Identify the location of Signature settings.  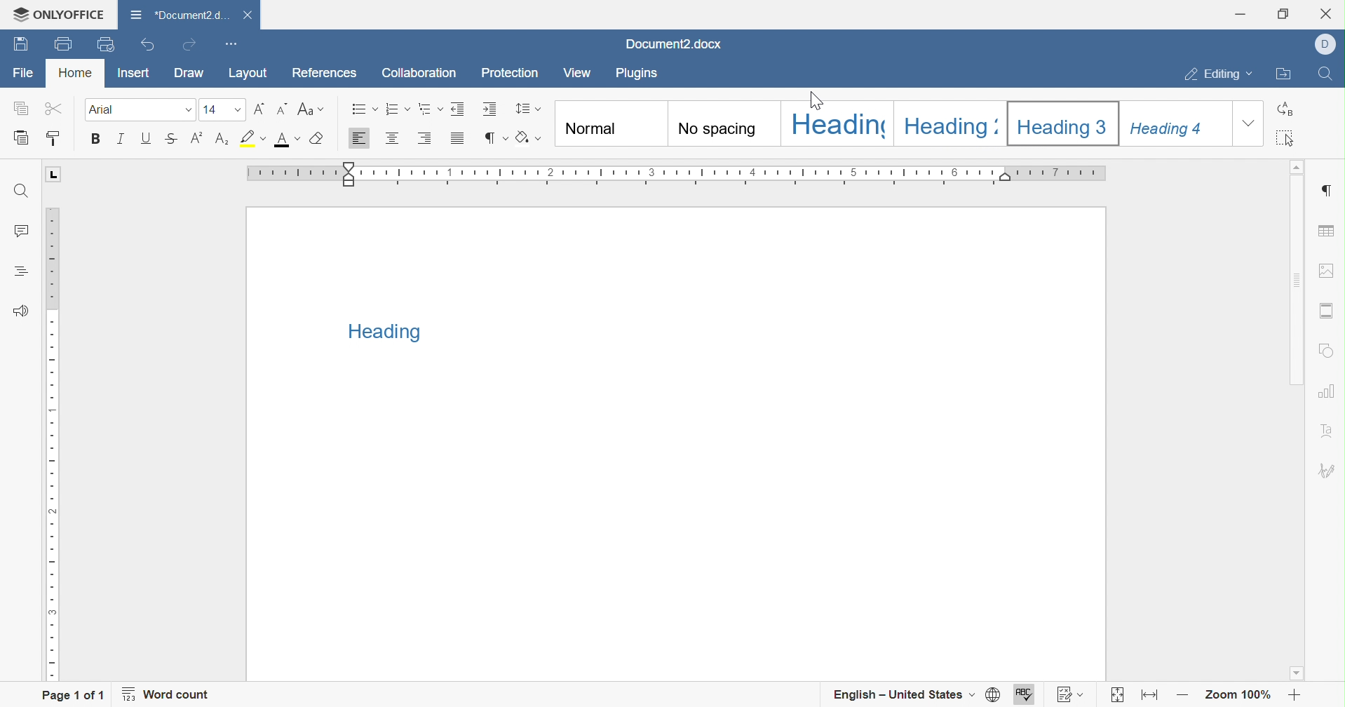
(1330, 470).